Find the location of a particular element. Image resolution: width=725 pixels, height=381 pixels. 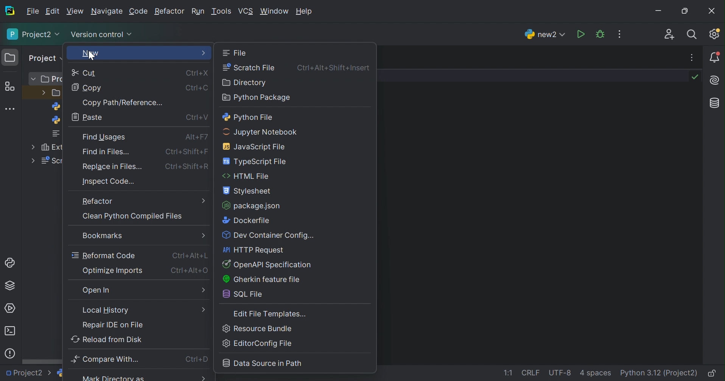

More is located at coordinates (204, 309).